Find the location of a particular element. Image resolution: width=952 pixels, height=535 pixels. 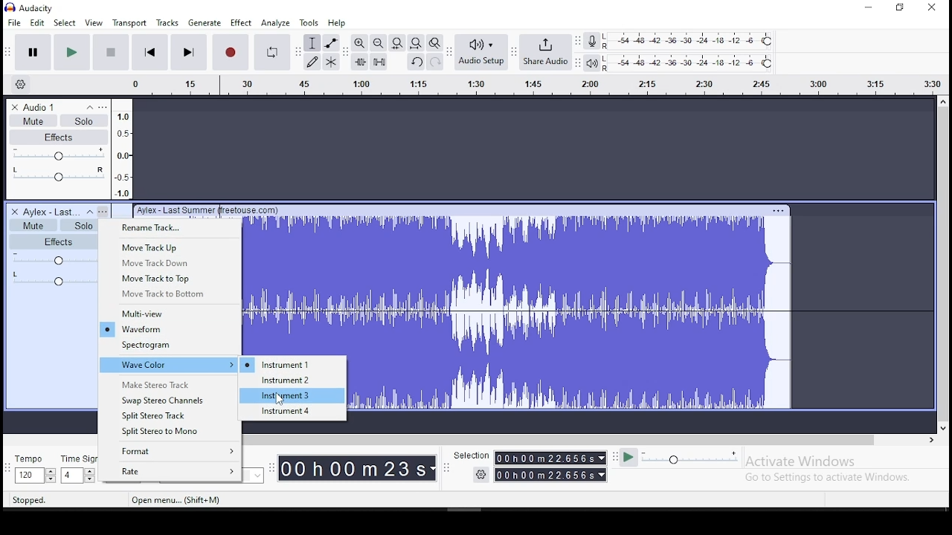

rate is located at coordinates (169, 471).